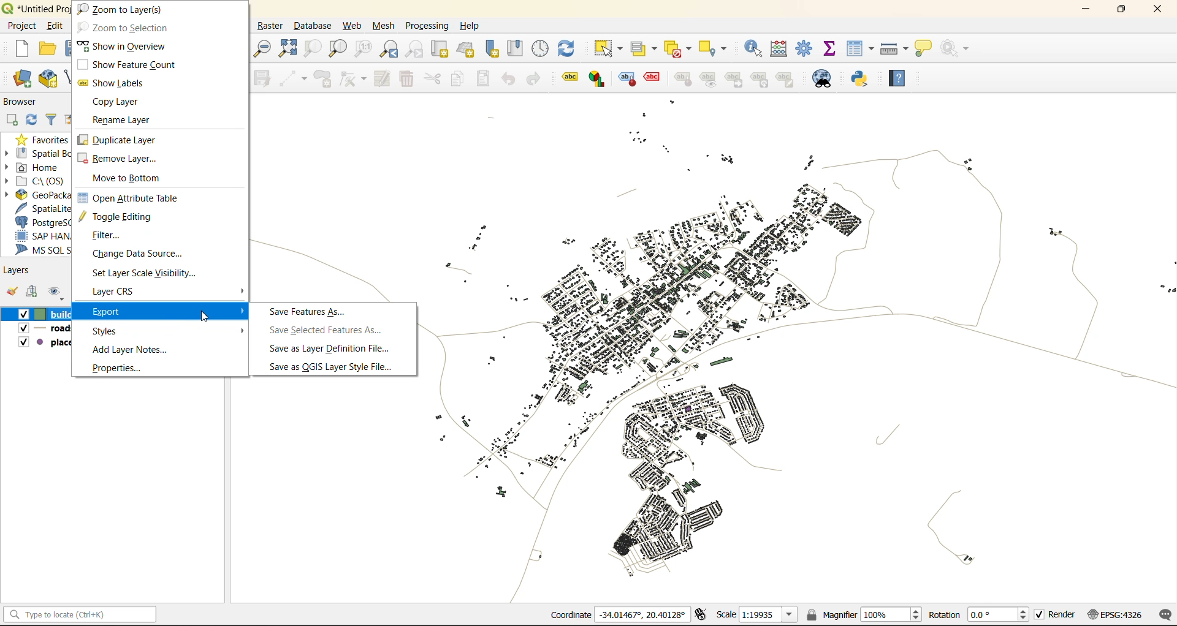  What do you see at coordinates (831, 48) in the screenshot?
I see `statistical summary` at bounding box center [831, 48].